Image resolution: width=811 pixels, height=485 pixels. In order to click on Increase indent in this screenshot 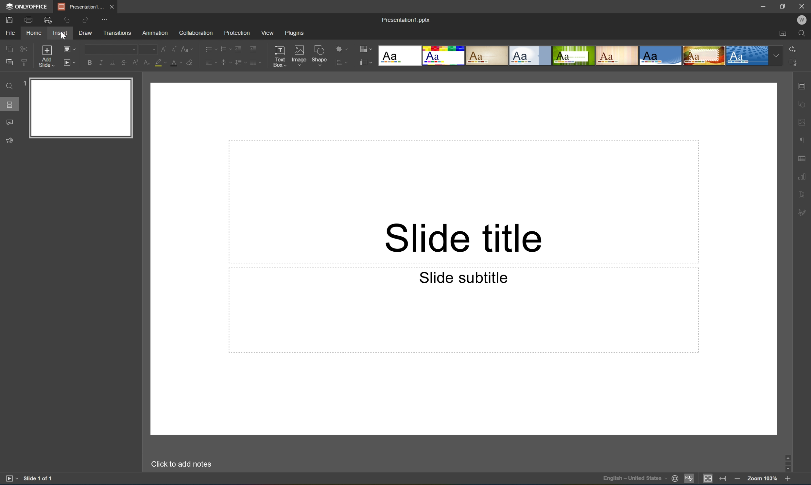, I will do `click(253, 48)`.